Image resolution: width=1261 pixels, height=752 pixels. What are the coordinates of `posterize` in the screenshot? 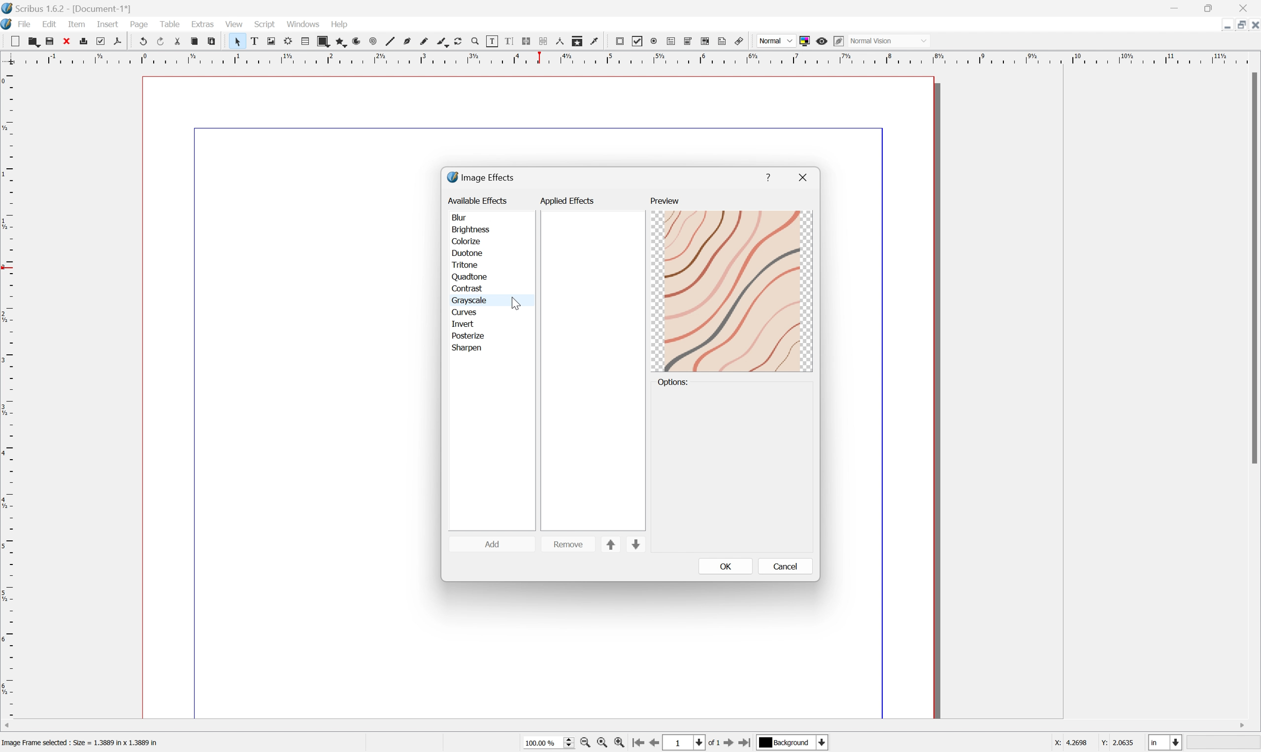 It's located at (466, 335).